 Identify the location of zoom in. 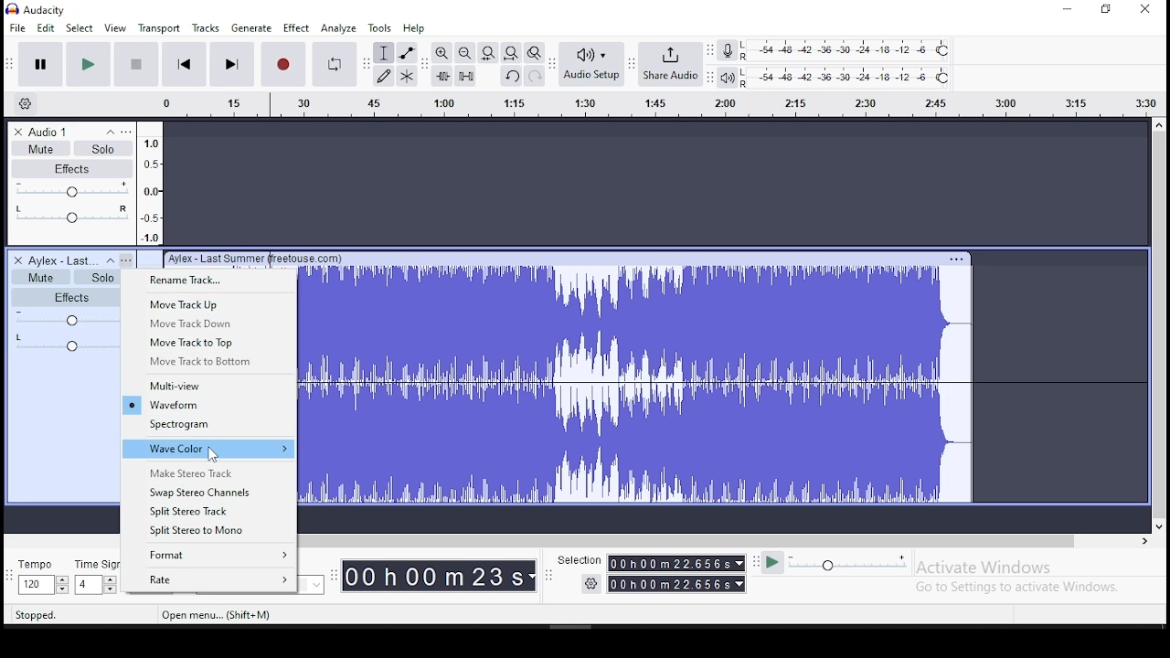
(441, 53).